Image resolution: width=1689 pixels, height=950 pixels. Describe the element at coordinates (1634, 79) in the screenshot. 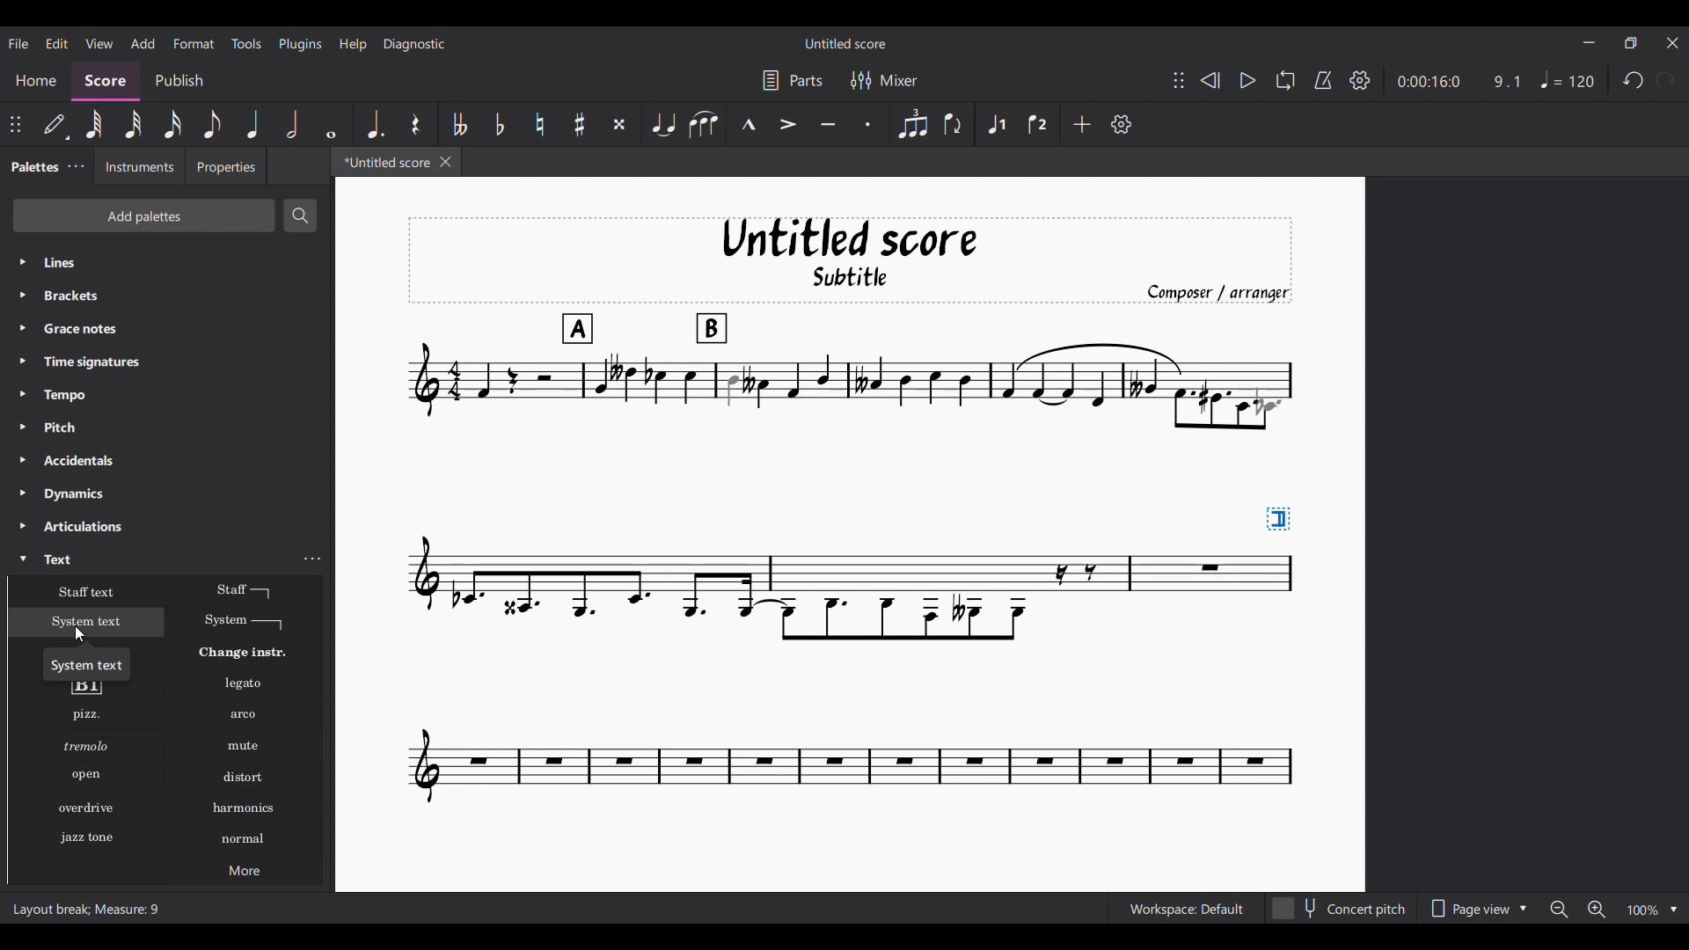

I see `Undo` at that location.